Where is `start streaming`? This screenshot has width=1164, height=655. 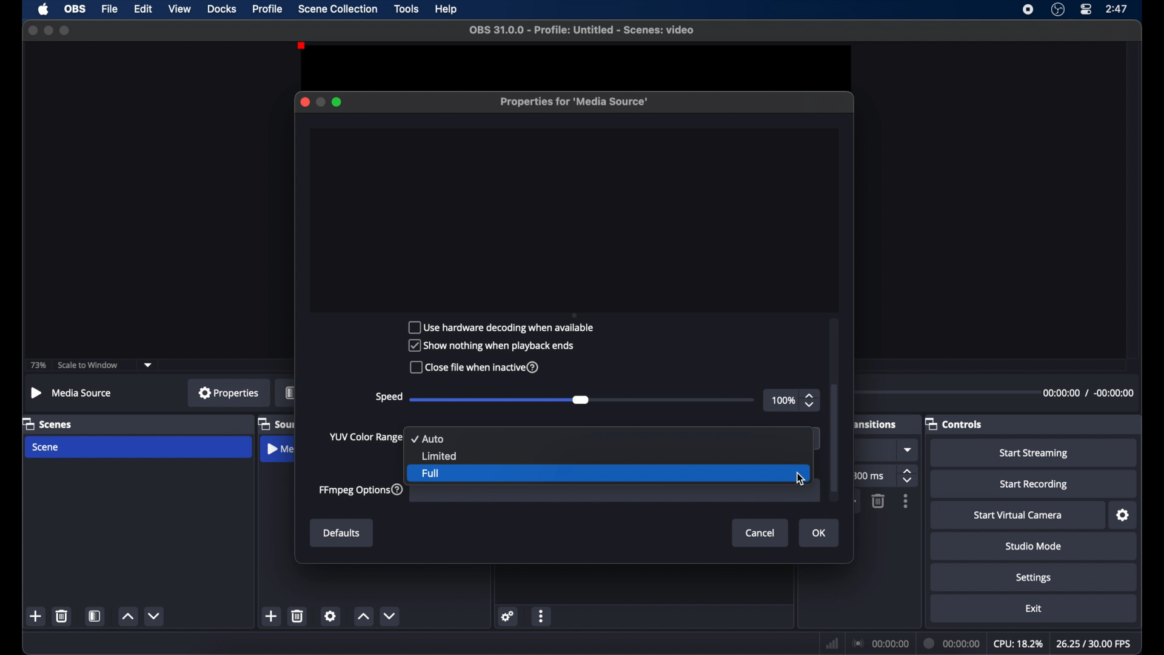 start streaming is located at coordinates (1033, 453).